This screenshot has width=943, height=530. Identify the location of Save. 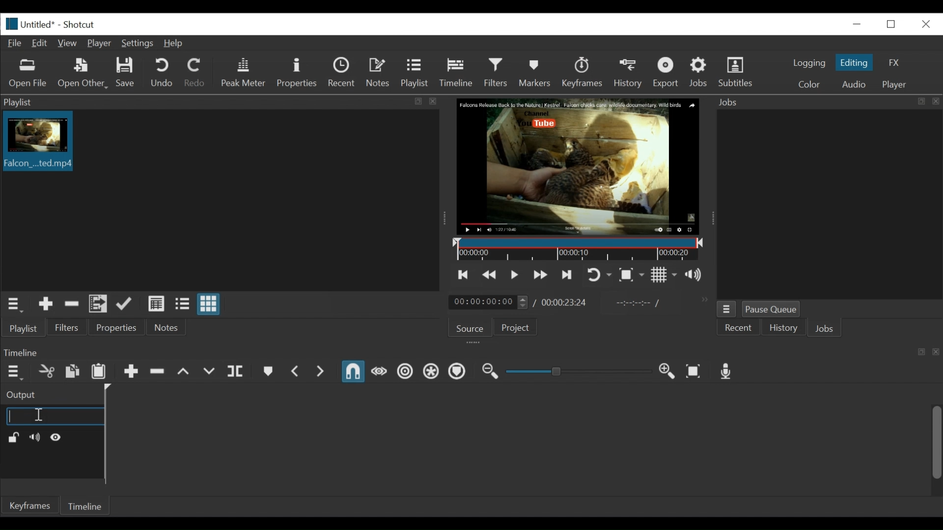
(128, 72).